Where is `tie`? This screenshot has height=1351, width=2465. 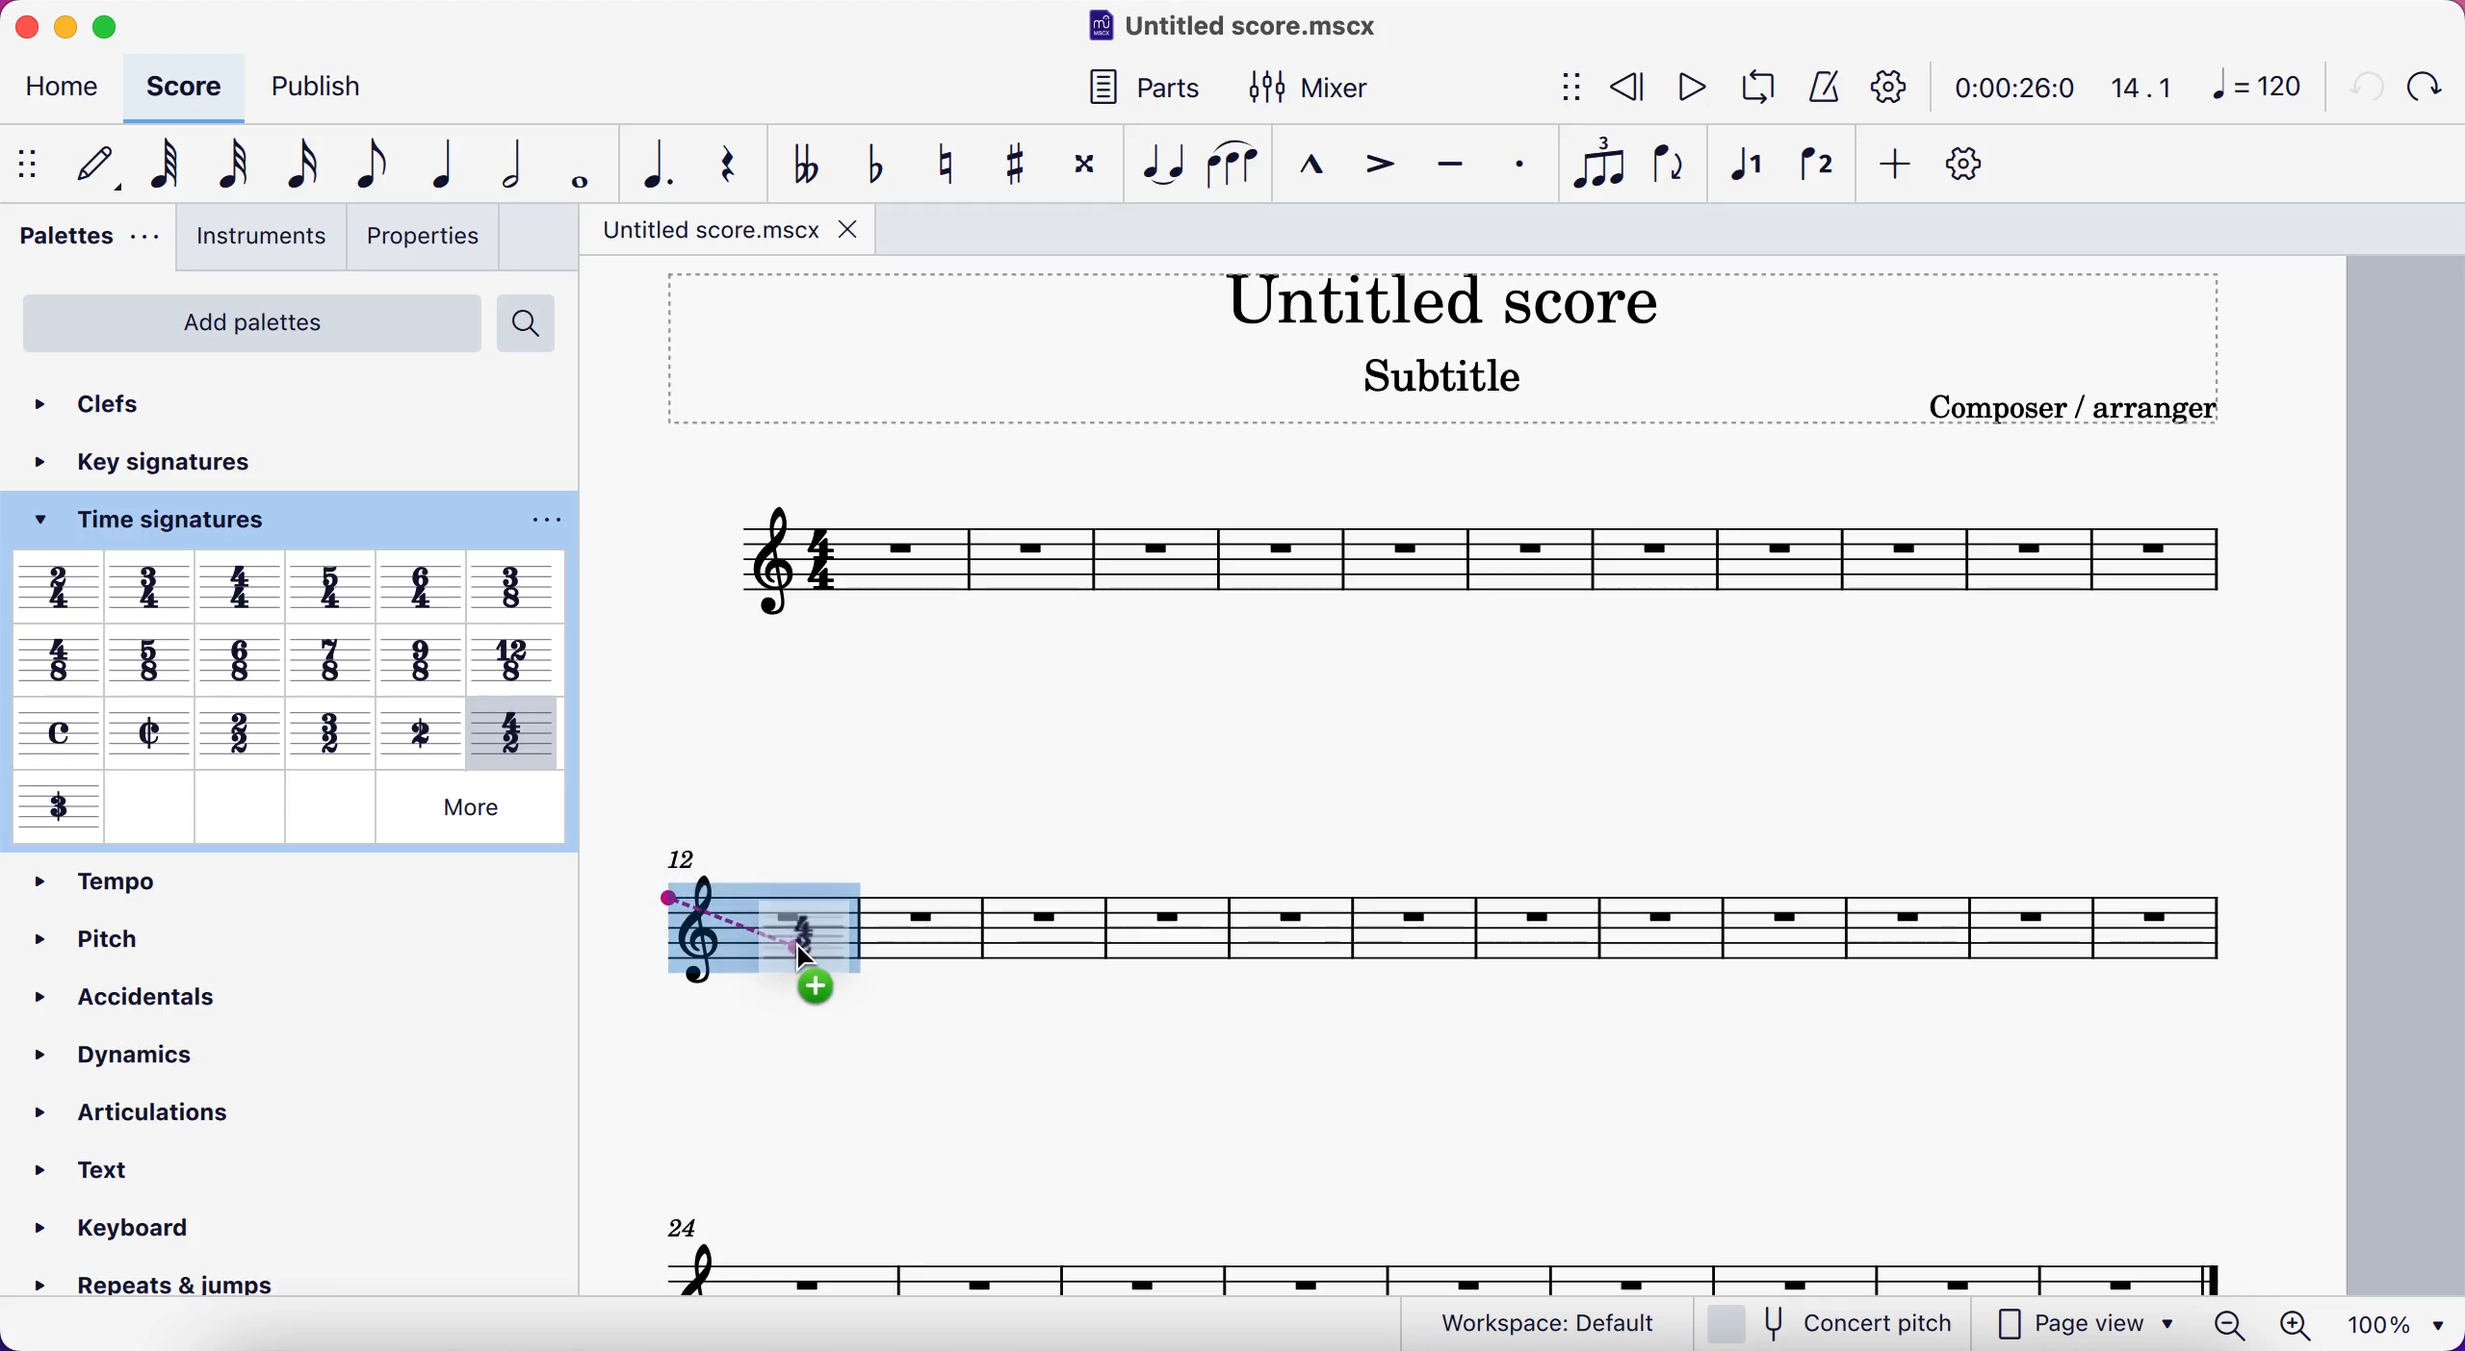 tie is located at coordinates (1155, 162).